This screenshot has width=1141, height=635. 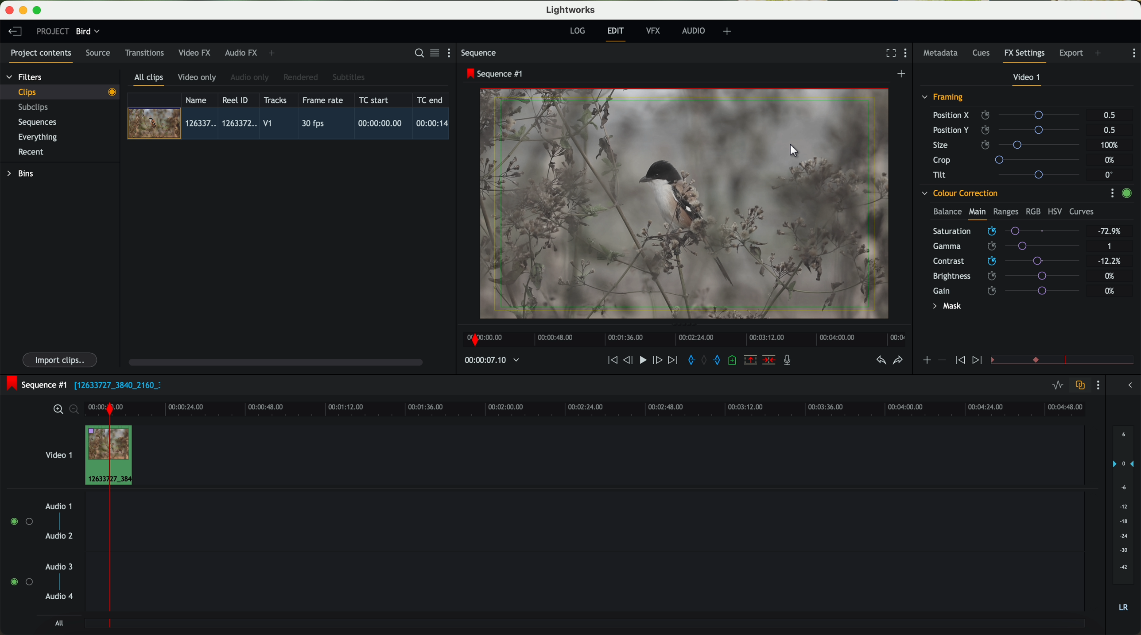 What do you see at coordinates (199, 100) in the screenshot?
I see `name` at bounding box center [199, 100].